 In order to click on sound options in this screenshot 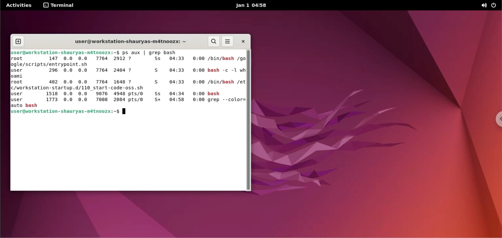, I will do `click(483, 5)`.